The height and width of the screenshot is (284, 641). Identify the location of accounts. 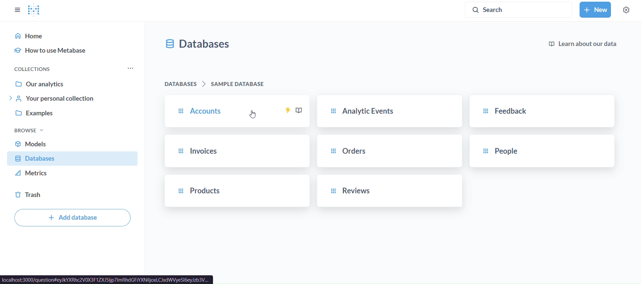
(237, 110).